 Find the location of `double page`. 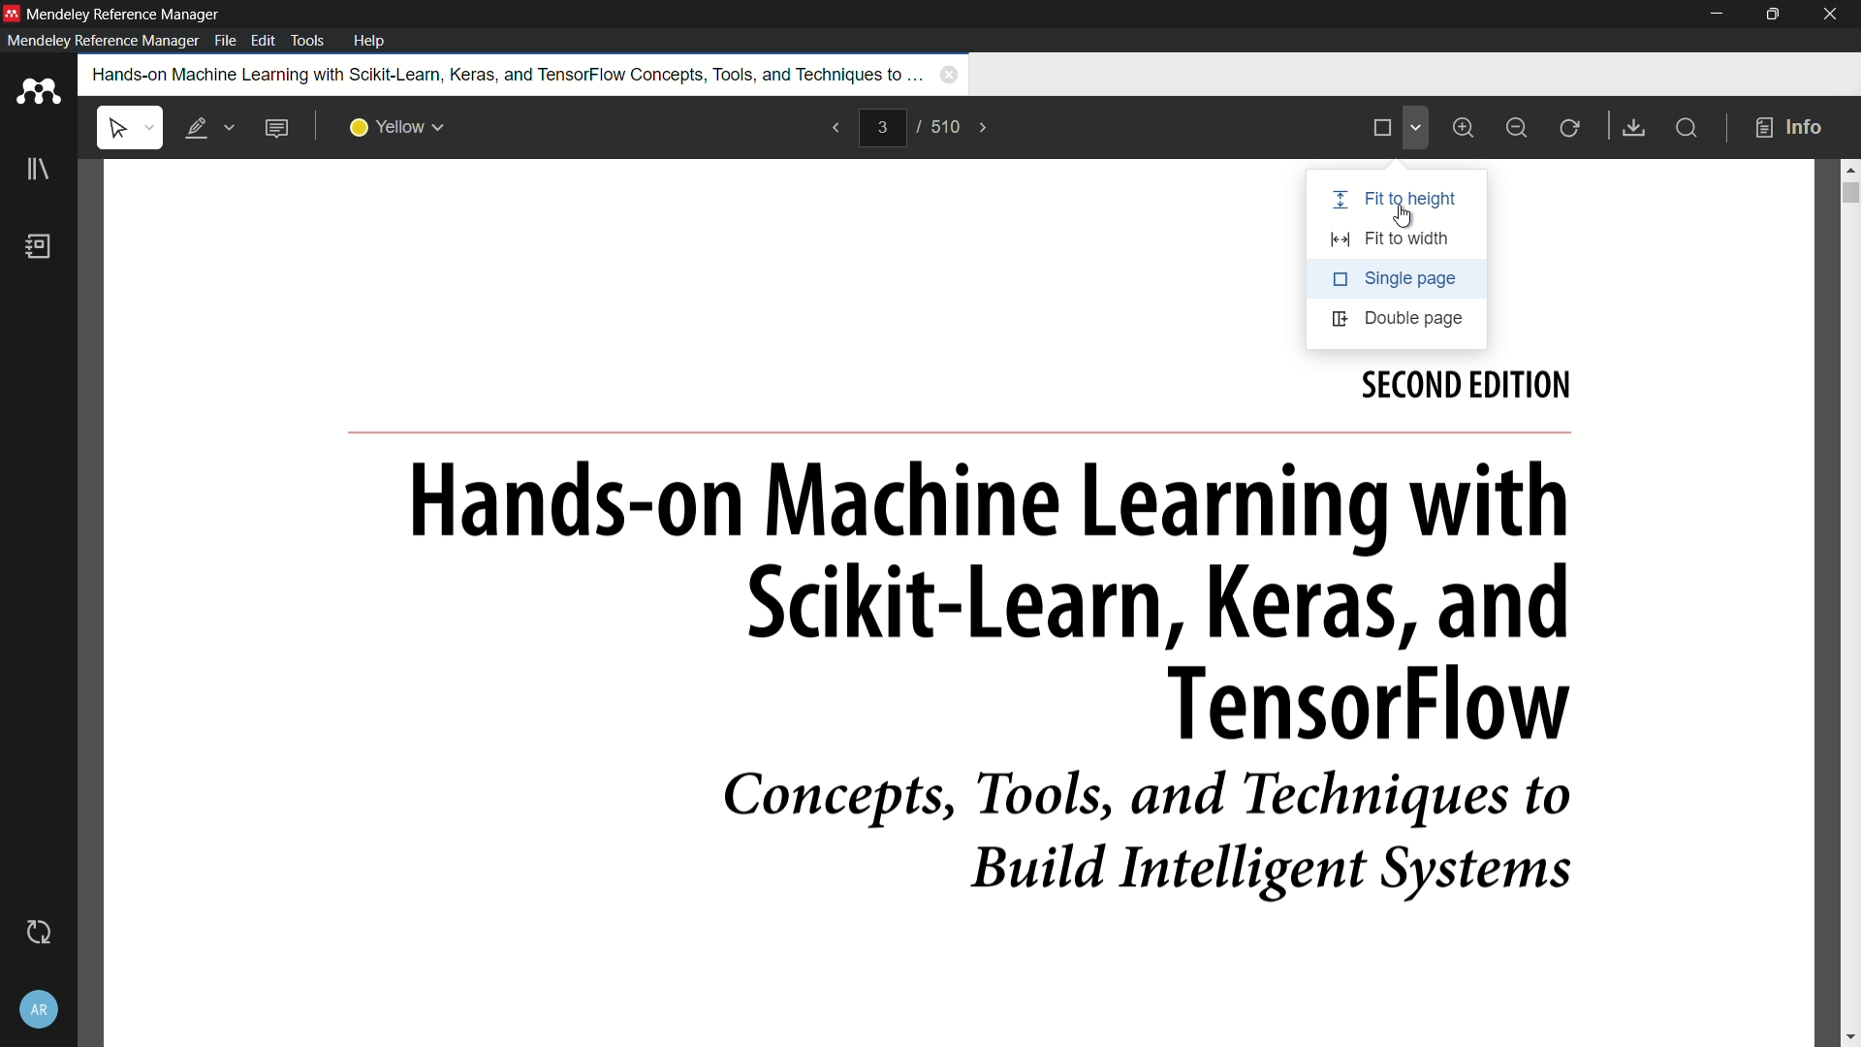

double page is located at coordinates (1394, 320).